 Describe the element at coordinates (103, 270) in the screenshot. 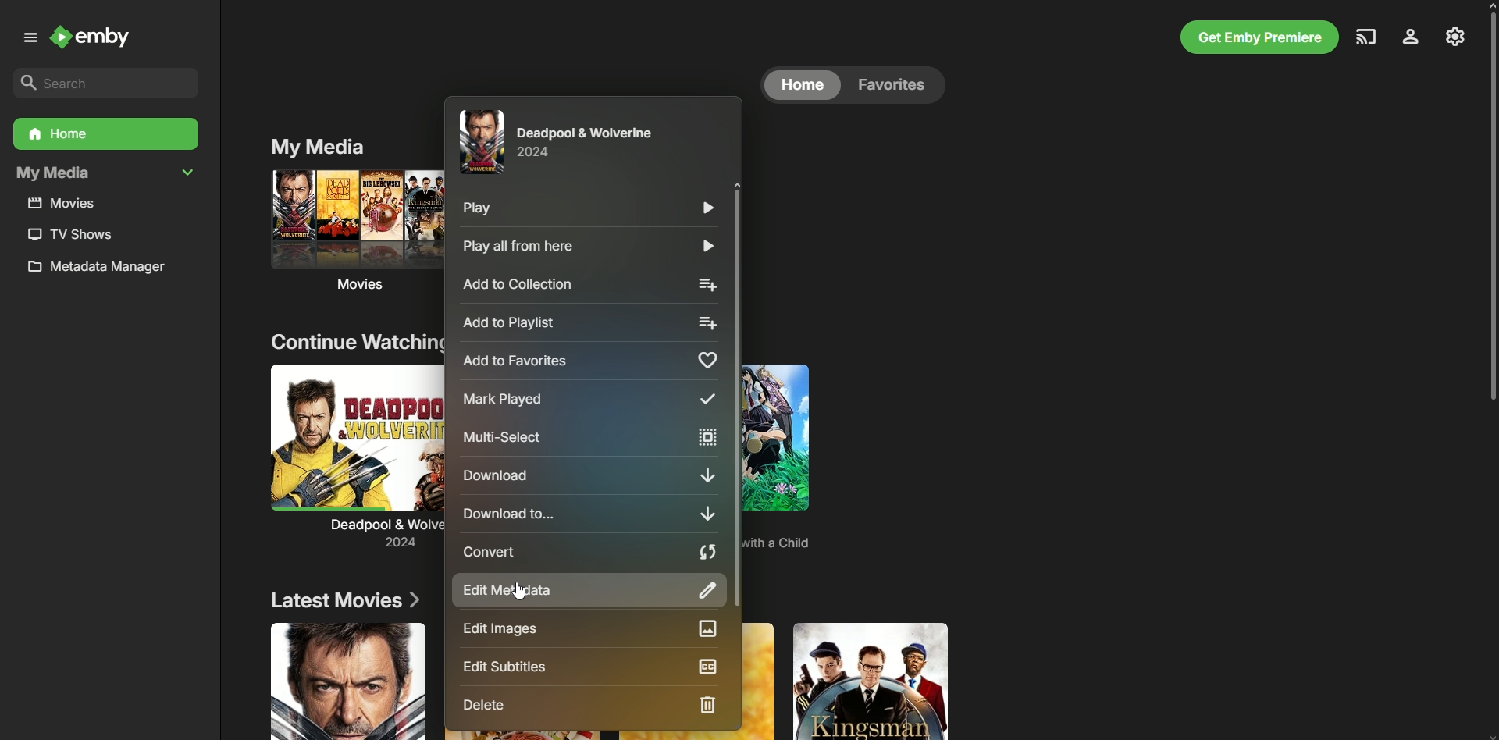

I see `Metadata manager` at that location.